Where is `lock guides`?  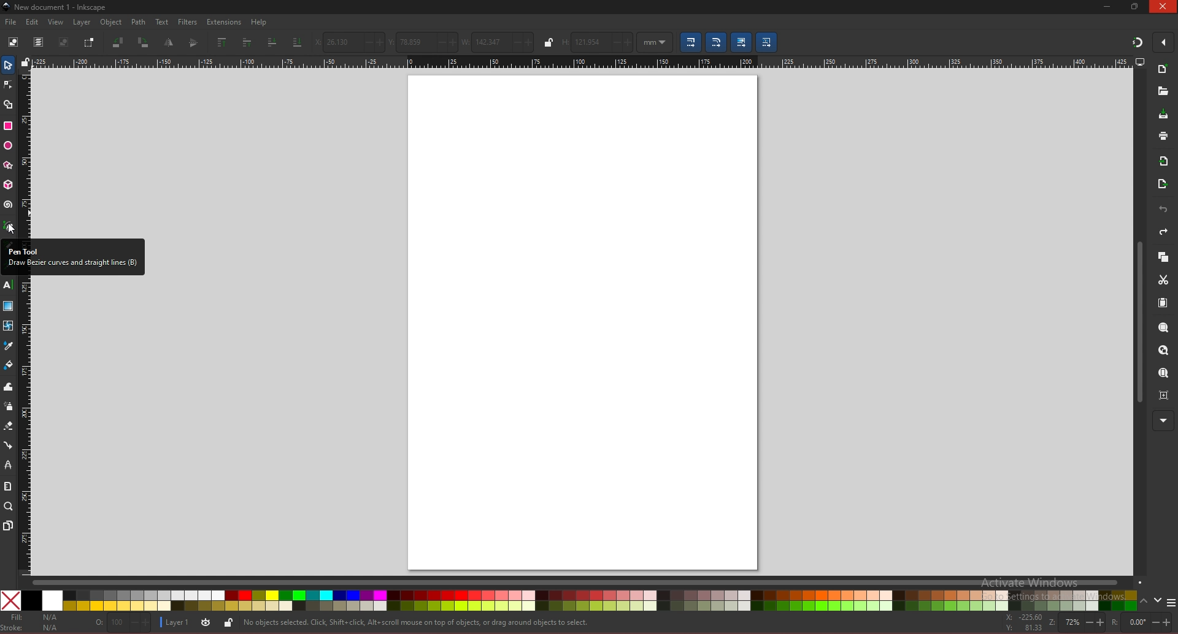
lock guides is located at coordinates (25, 62).